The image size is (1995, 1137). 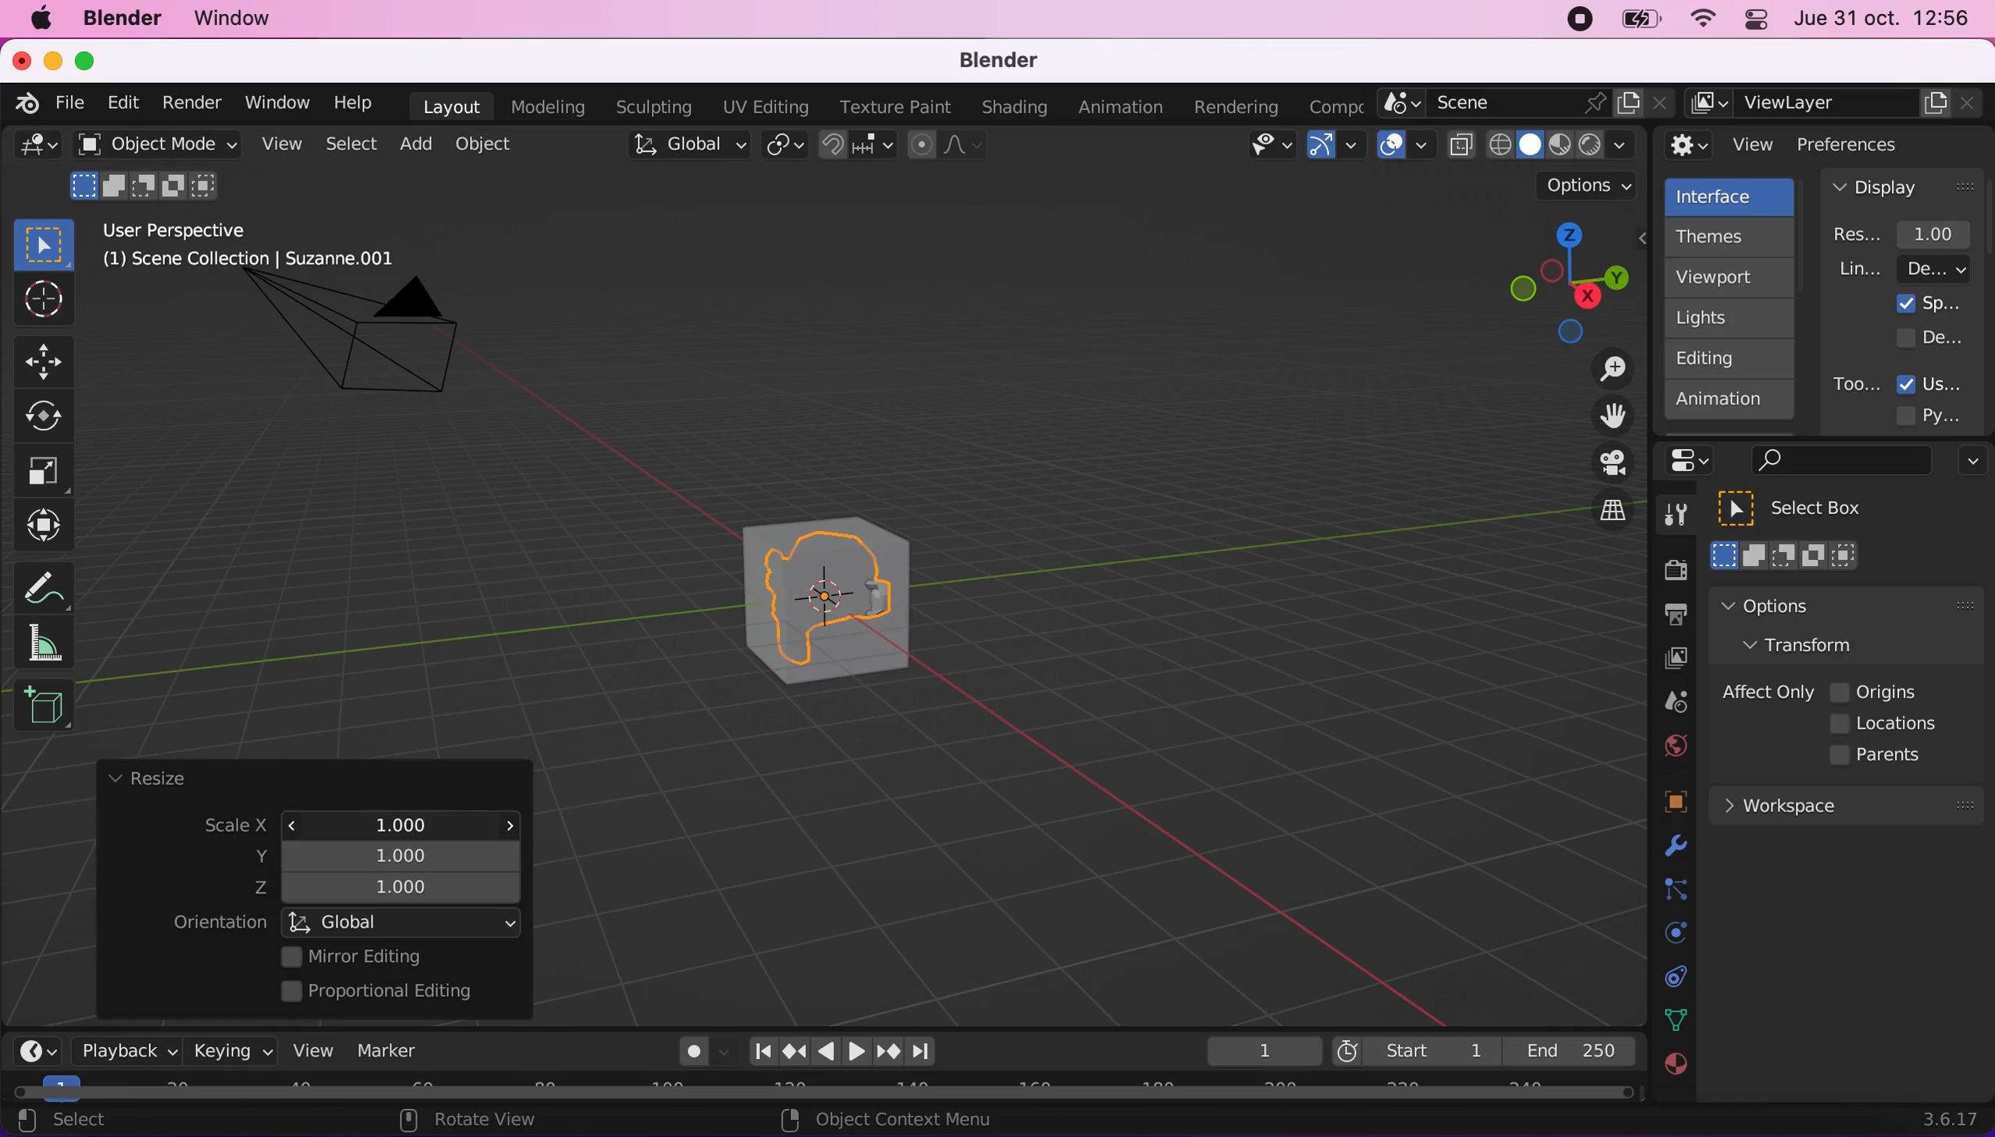 I want to click on close, so click(x=20, y=59).